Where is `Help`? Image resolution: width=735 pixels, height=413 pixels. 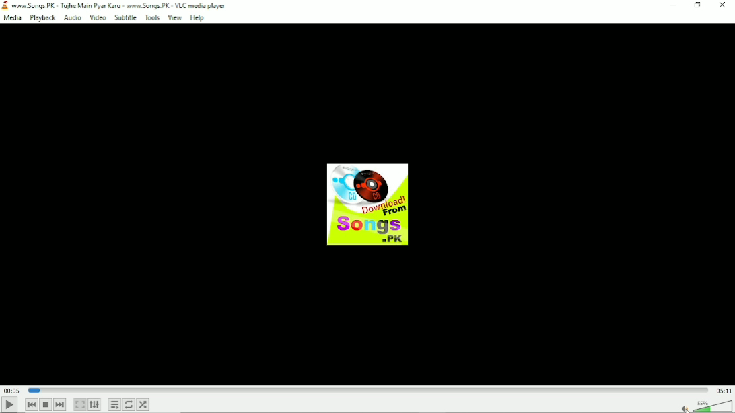 Help is located at coordinates (199, 18).